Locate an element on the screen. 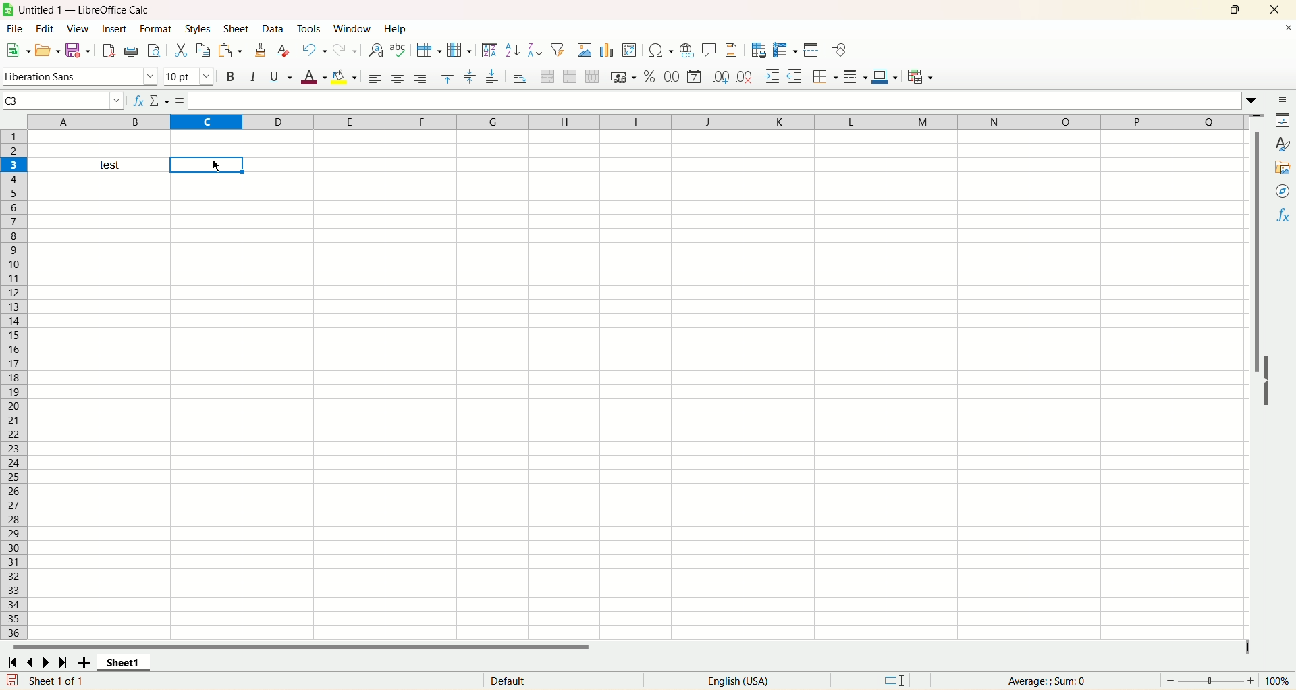 The width and height of the screenshot is (1296, 690). functions is located at coordinates (1281, 215).